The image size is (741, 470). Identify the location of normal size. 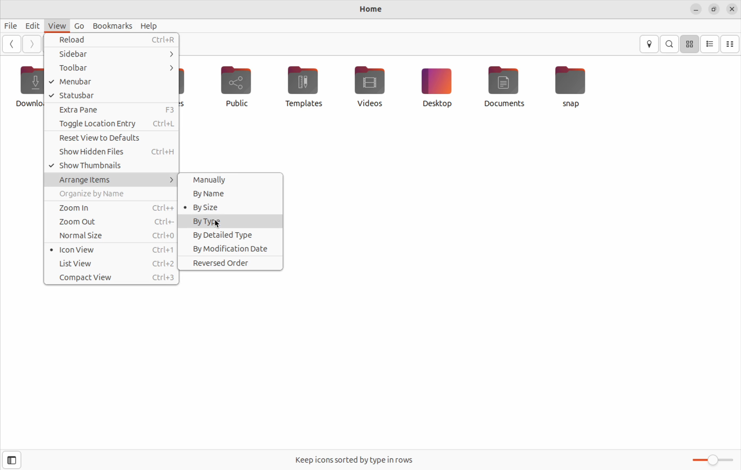
(111, 236).